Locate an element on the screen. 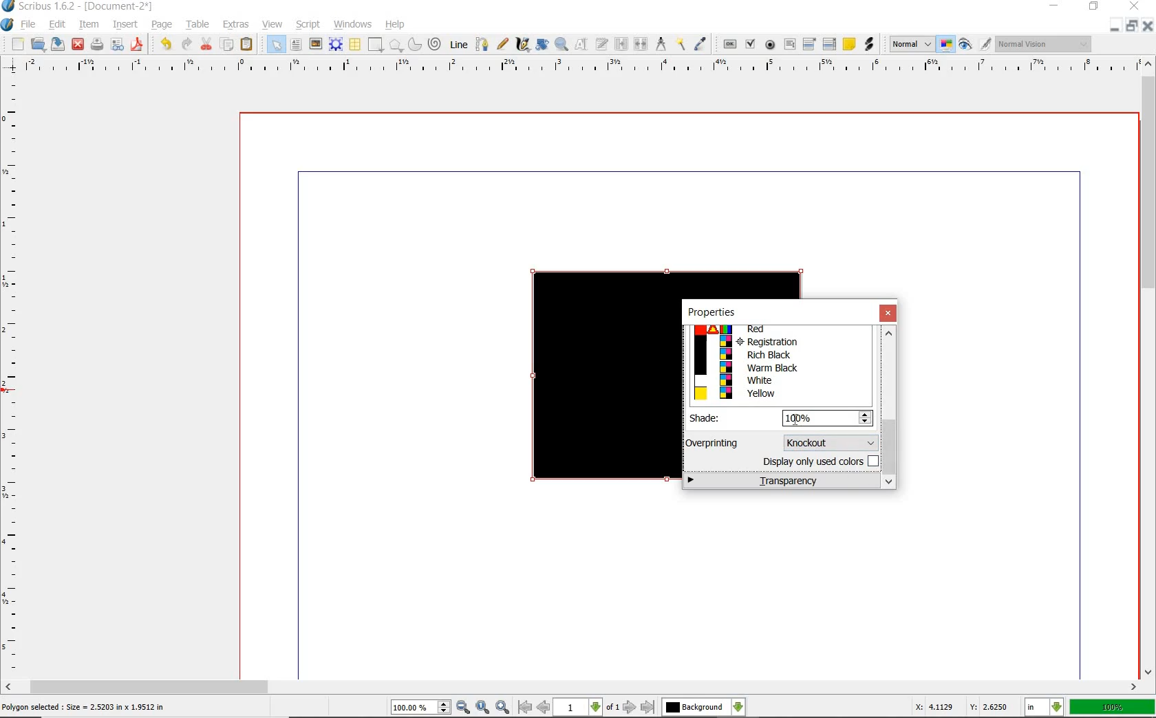 The height and width of the screenshot is (718, 1156). Rich Black is located at coordinates (779, 356).